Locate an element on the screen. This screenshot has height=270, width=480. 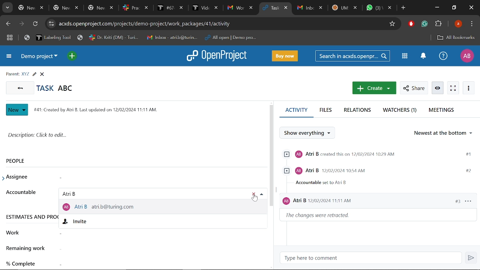
More is located at coordinates (469, 88).